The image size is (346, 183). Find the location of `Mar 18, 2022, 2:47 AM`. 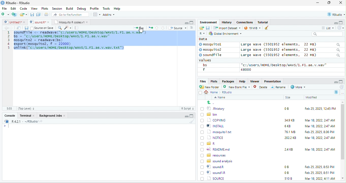

Mar 18, 2022, 2:47 AM is located at coordinates (319, 126).